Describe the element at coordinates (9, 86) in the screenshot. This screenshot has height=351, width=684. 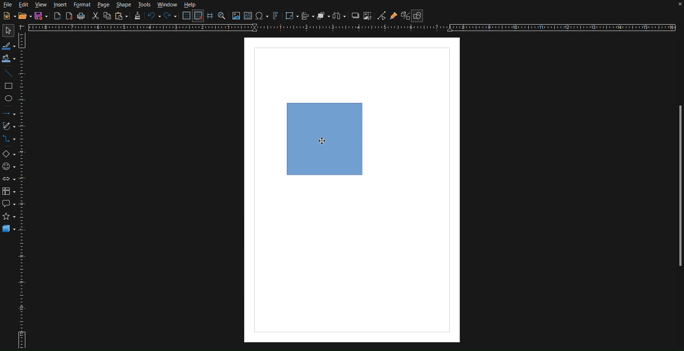
I see `Square` at that location.